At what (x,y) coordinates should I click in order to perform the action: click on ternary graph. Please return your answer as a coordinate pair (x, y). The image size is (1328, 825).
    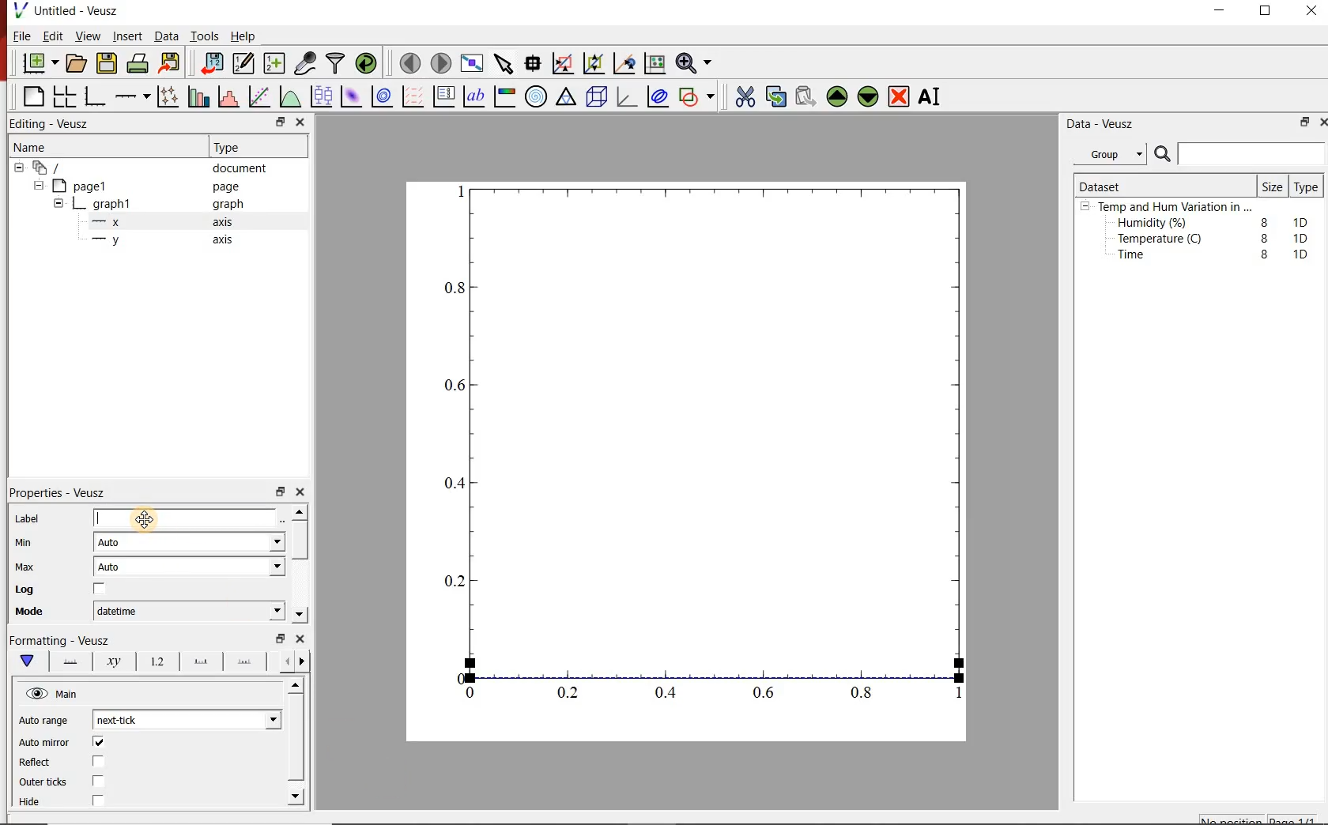
    Looking at the image, I should click on (568, 99).